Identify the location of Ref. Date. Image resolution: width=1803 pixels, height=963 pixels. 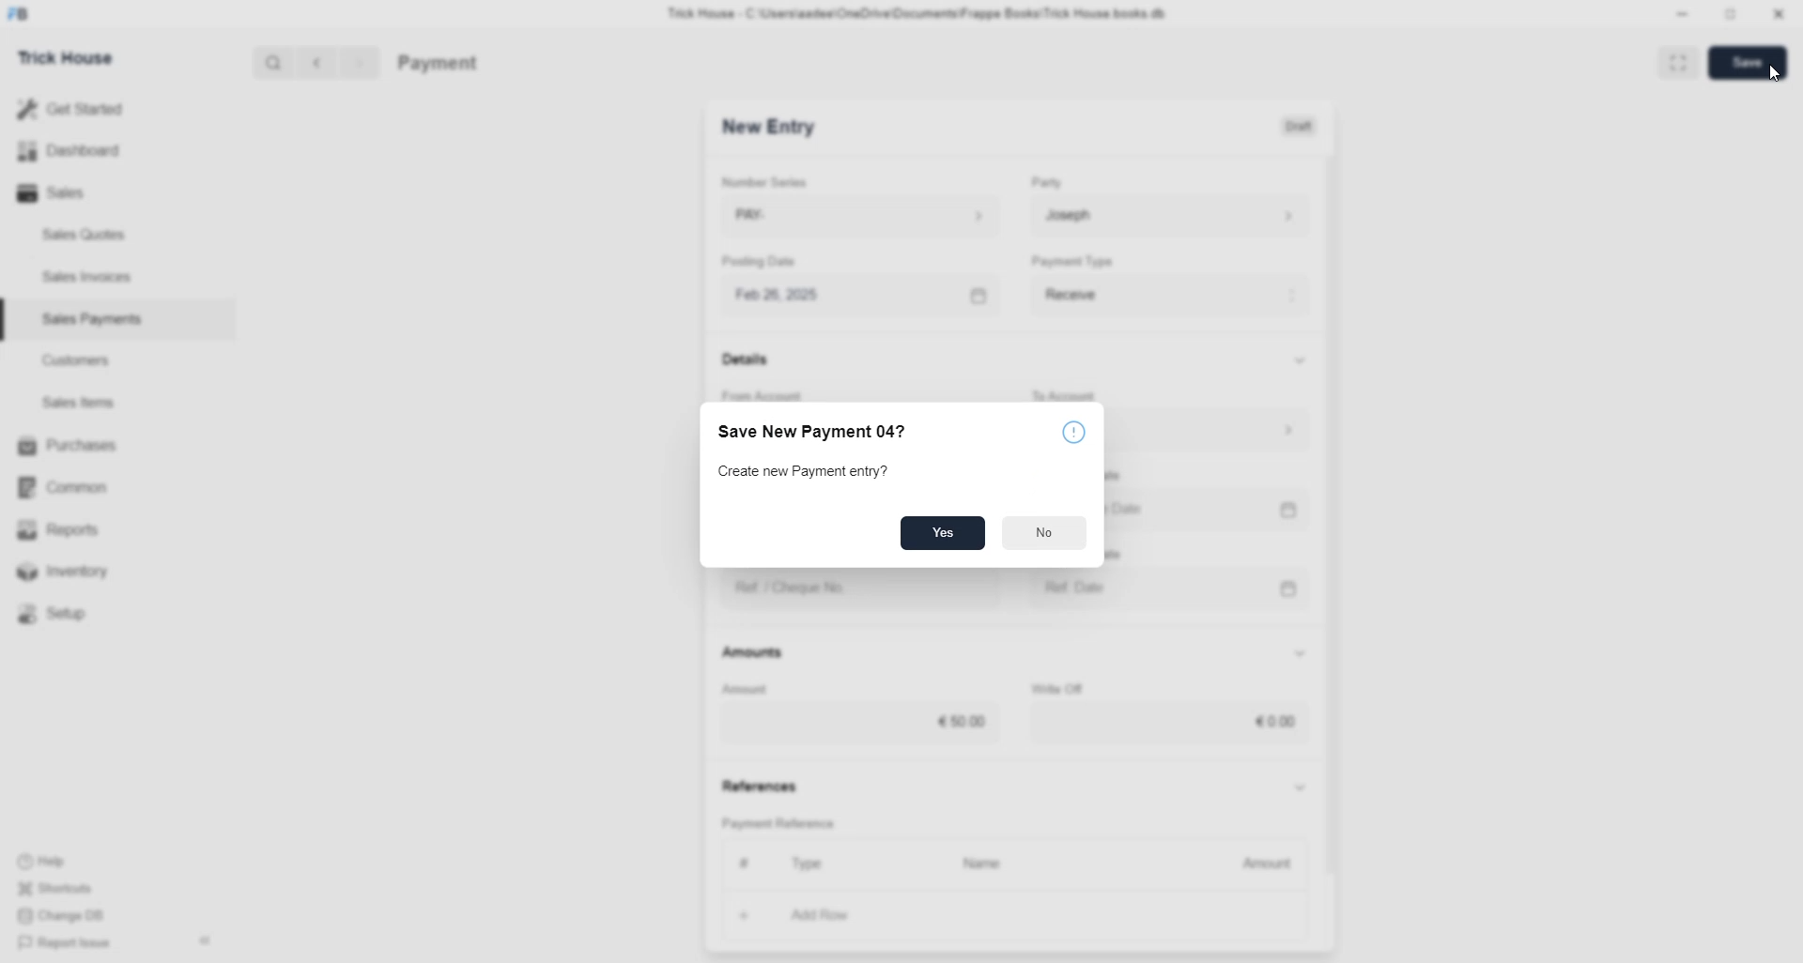
(1172, 588).